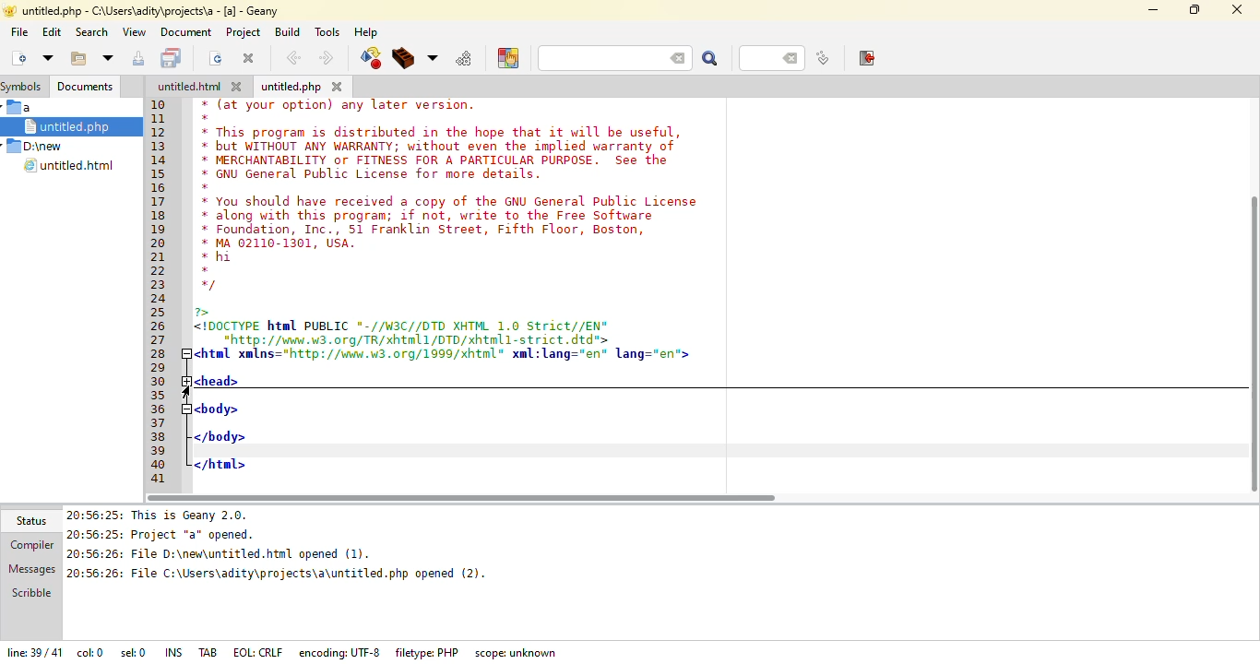 The image size is (1260, 664). I want to click on document, so click(185, 31).